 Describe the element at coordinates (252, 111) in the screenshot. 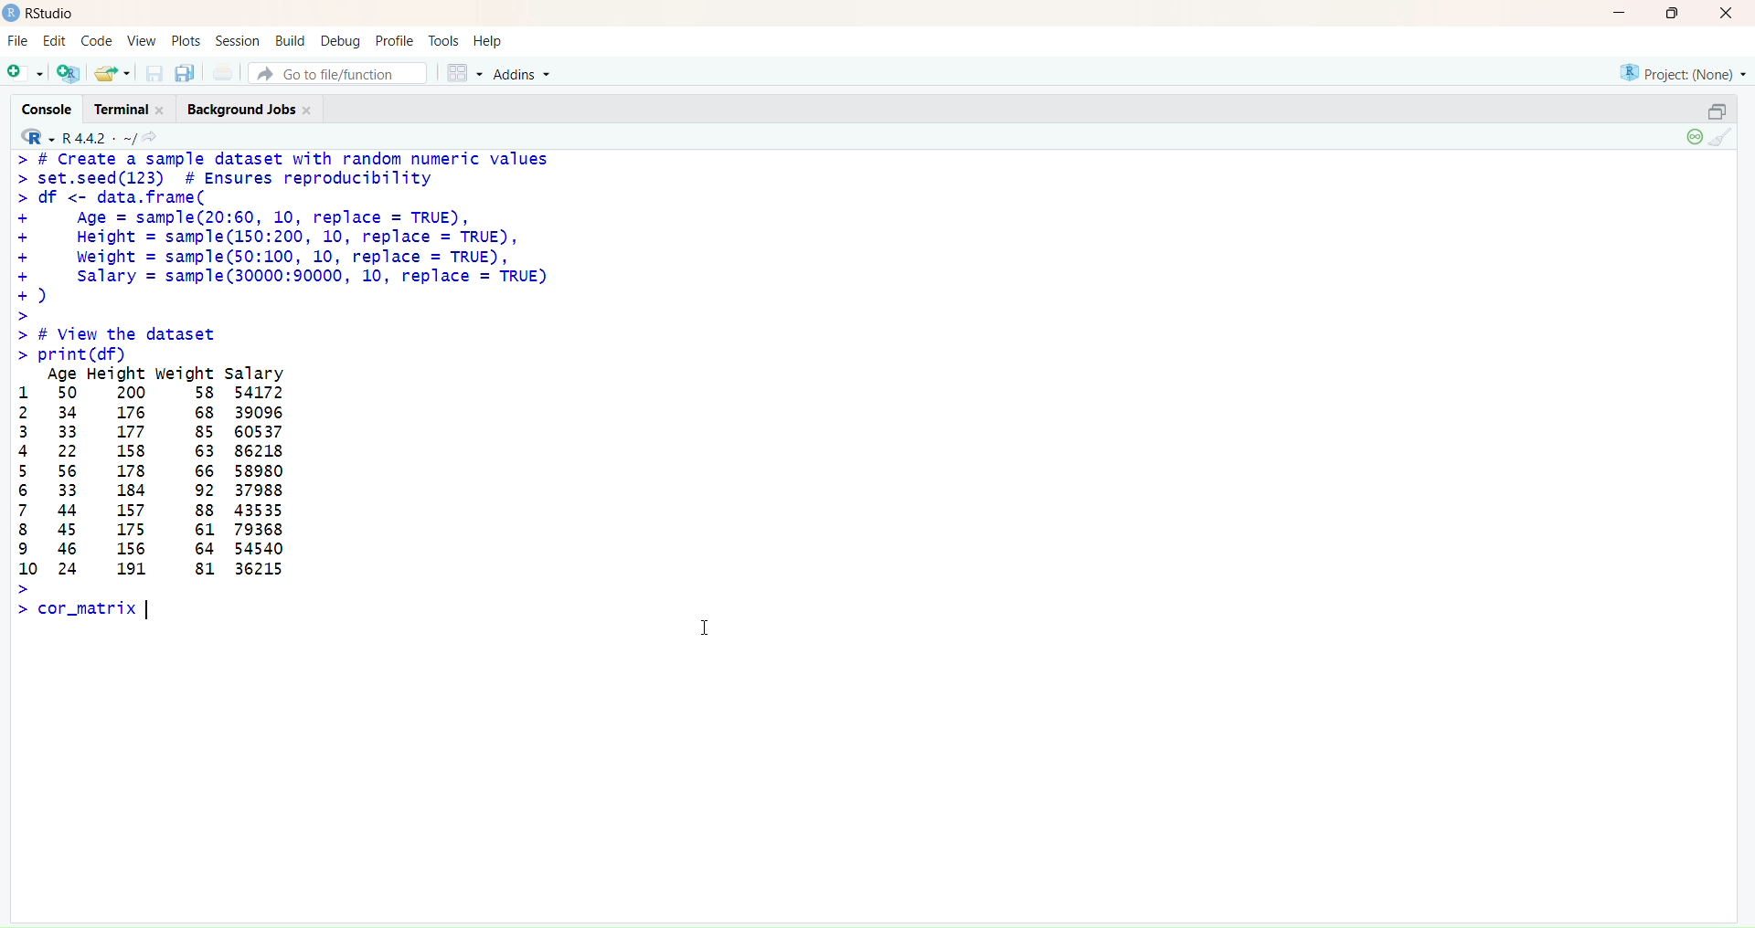

I see `Background jobs` at that location.